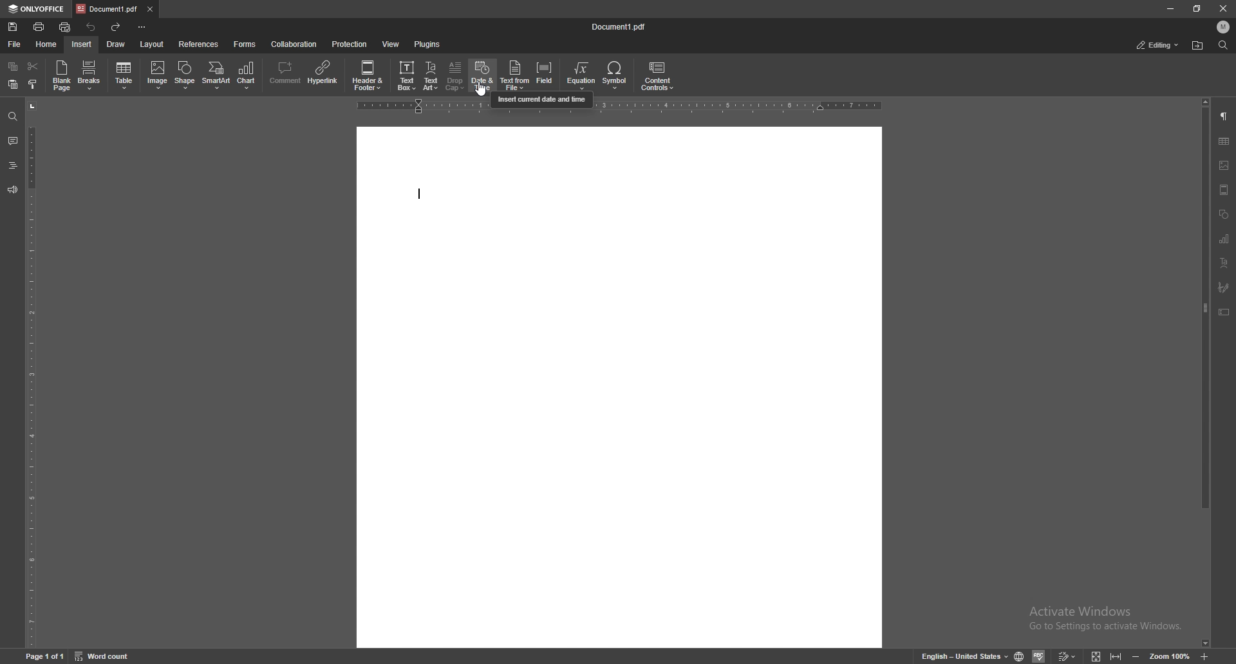 Image resolution: width=1236 pixels, height=664 pixels. What do you see at coordinates (962, 656) in the screenshot?
I see `set text language` at bounding box center [962, 656].